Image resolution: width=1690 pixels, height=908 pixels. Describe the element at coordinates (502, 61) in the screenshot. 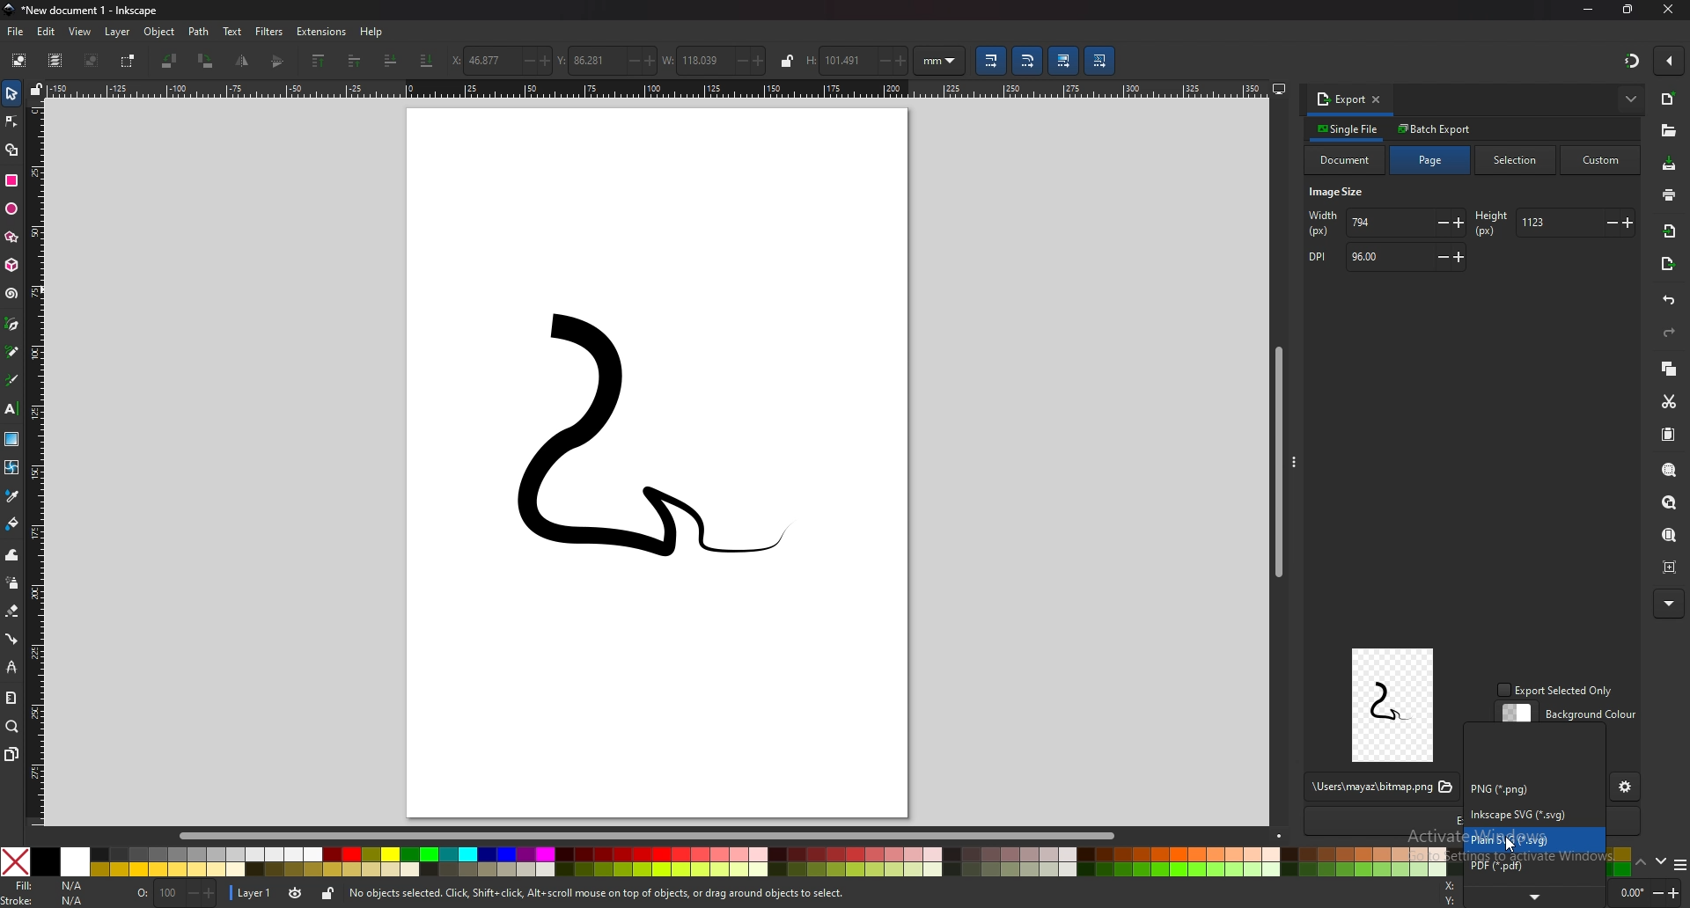

I see `x coordinates` at that location.